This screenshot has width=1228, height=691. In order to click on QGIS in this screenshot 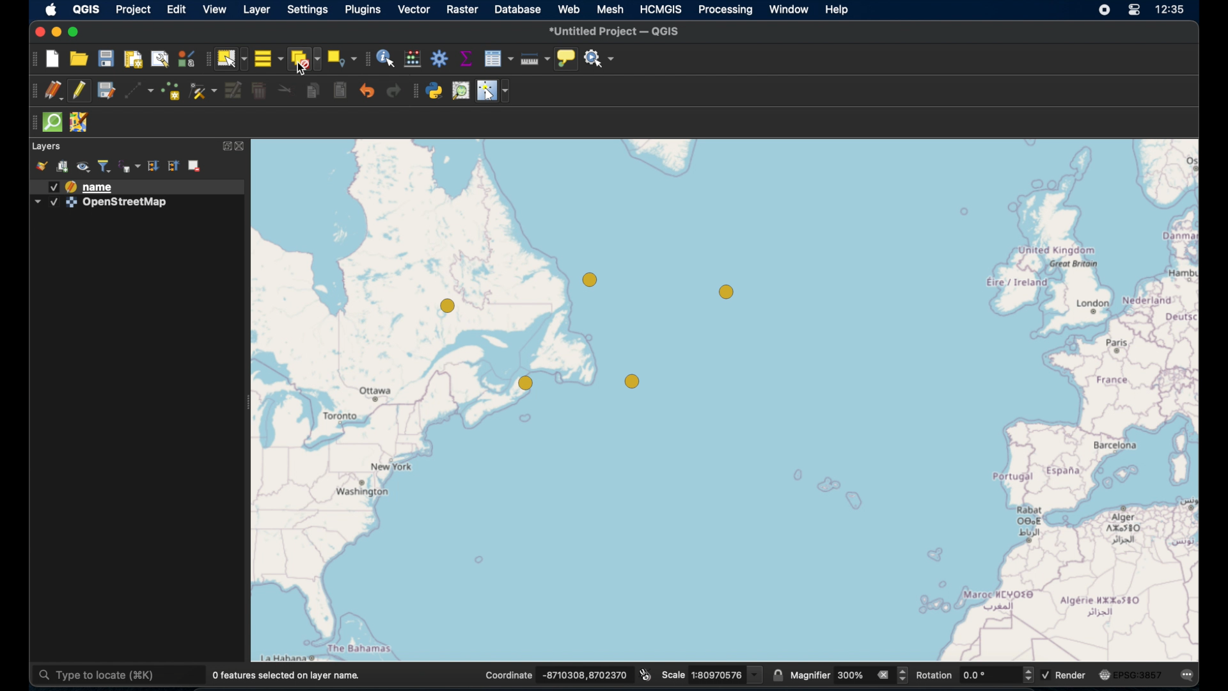, I will do `click(86, 10)`.